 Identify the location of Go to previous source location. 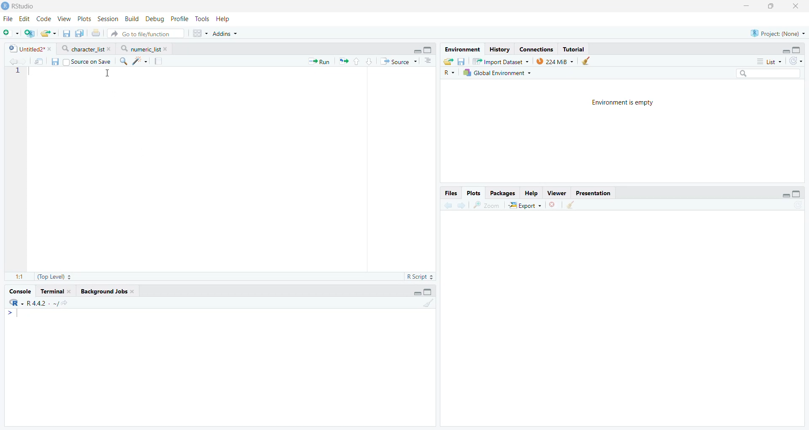
(12, 61).